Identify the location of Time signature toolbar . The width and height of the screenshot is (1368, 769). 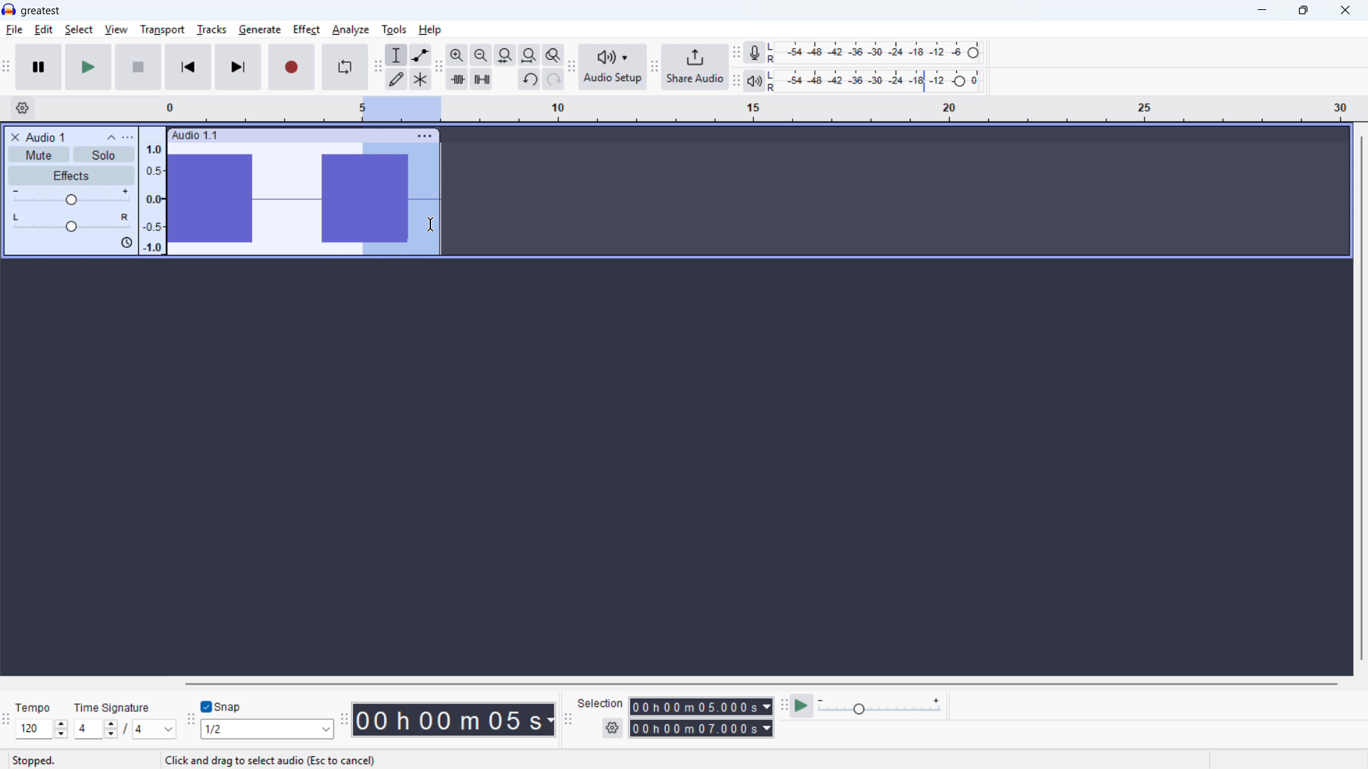
(7, 723).